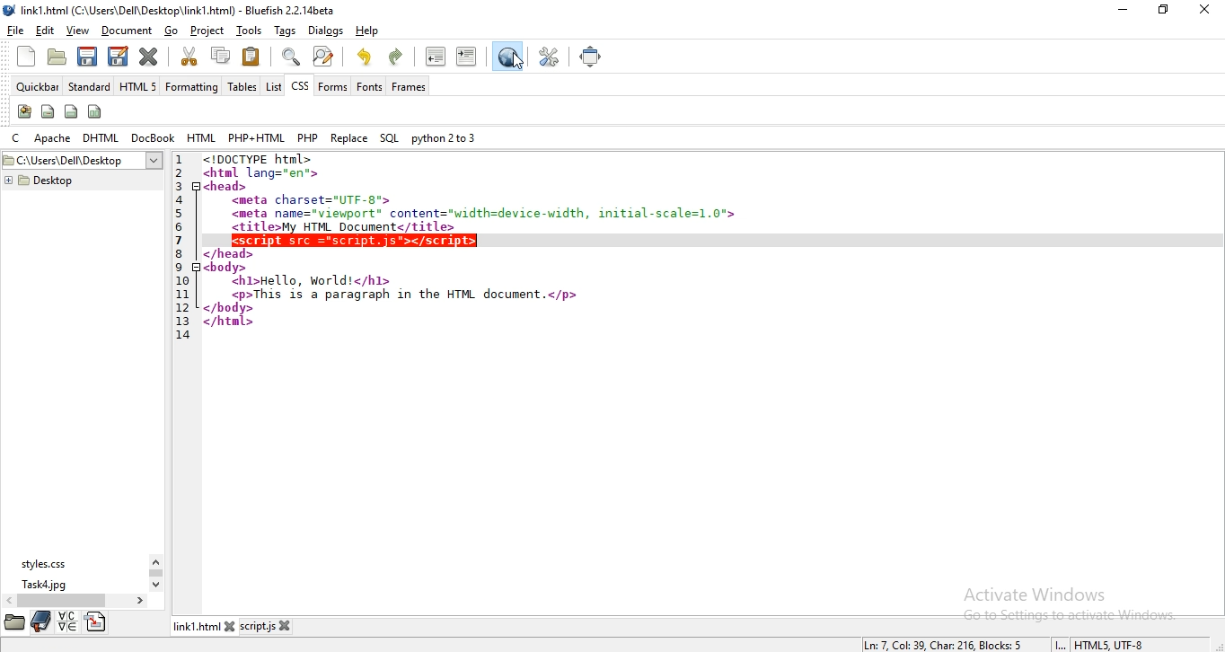 The image size is (1225, 652). What do you see at coordinates (89, 85) in the screenshot?
I see `standard` at bounding box center [89, 85].